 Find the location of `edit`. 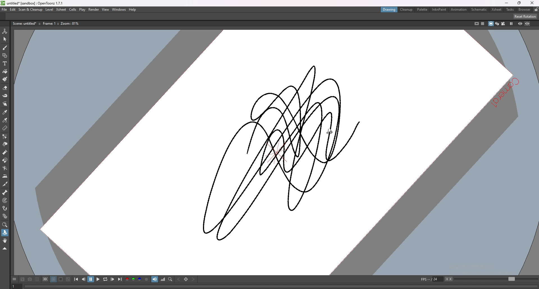

edit is located at coordinates (12, 10).